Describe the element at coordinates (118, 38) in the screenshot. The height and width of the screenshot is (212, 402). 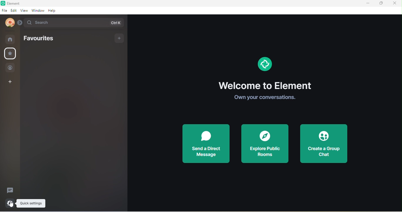
I see `add` at that location.